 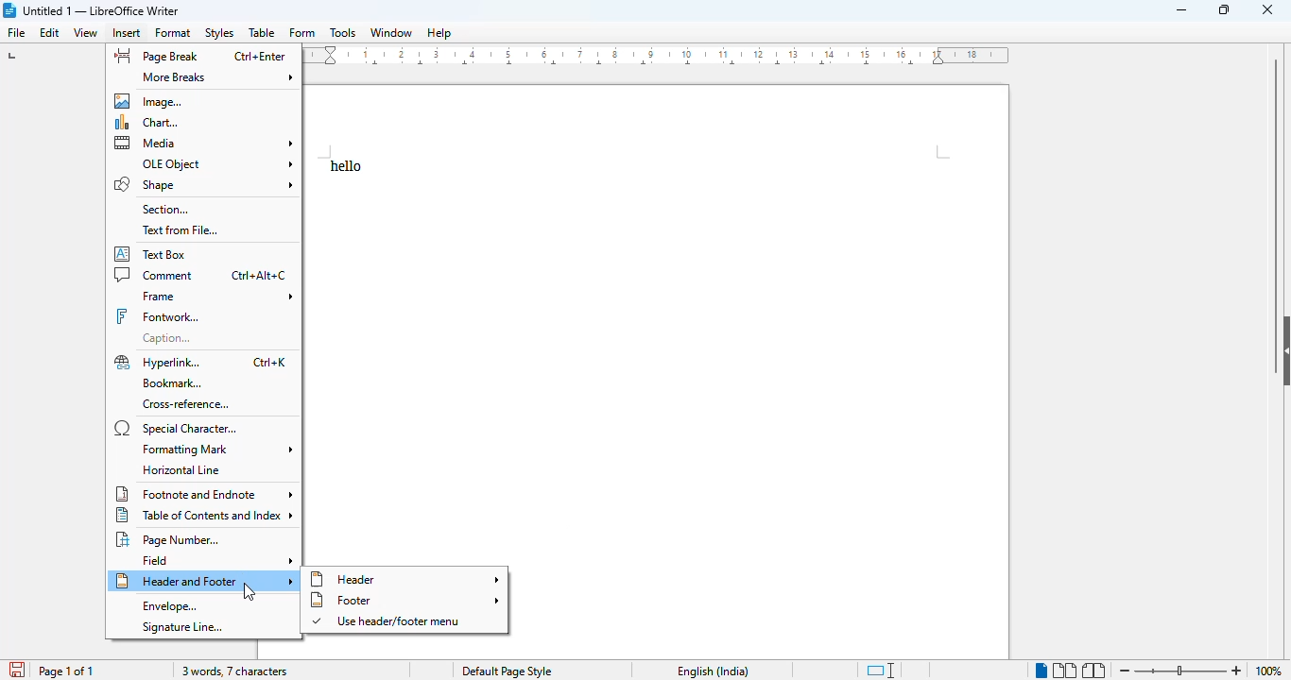 What do you see at coordinates (507, 671) in the screenshot?
I see `page style` at bounding box center [507, 671].